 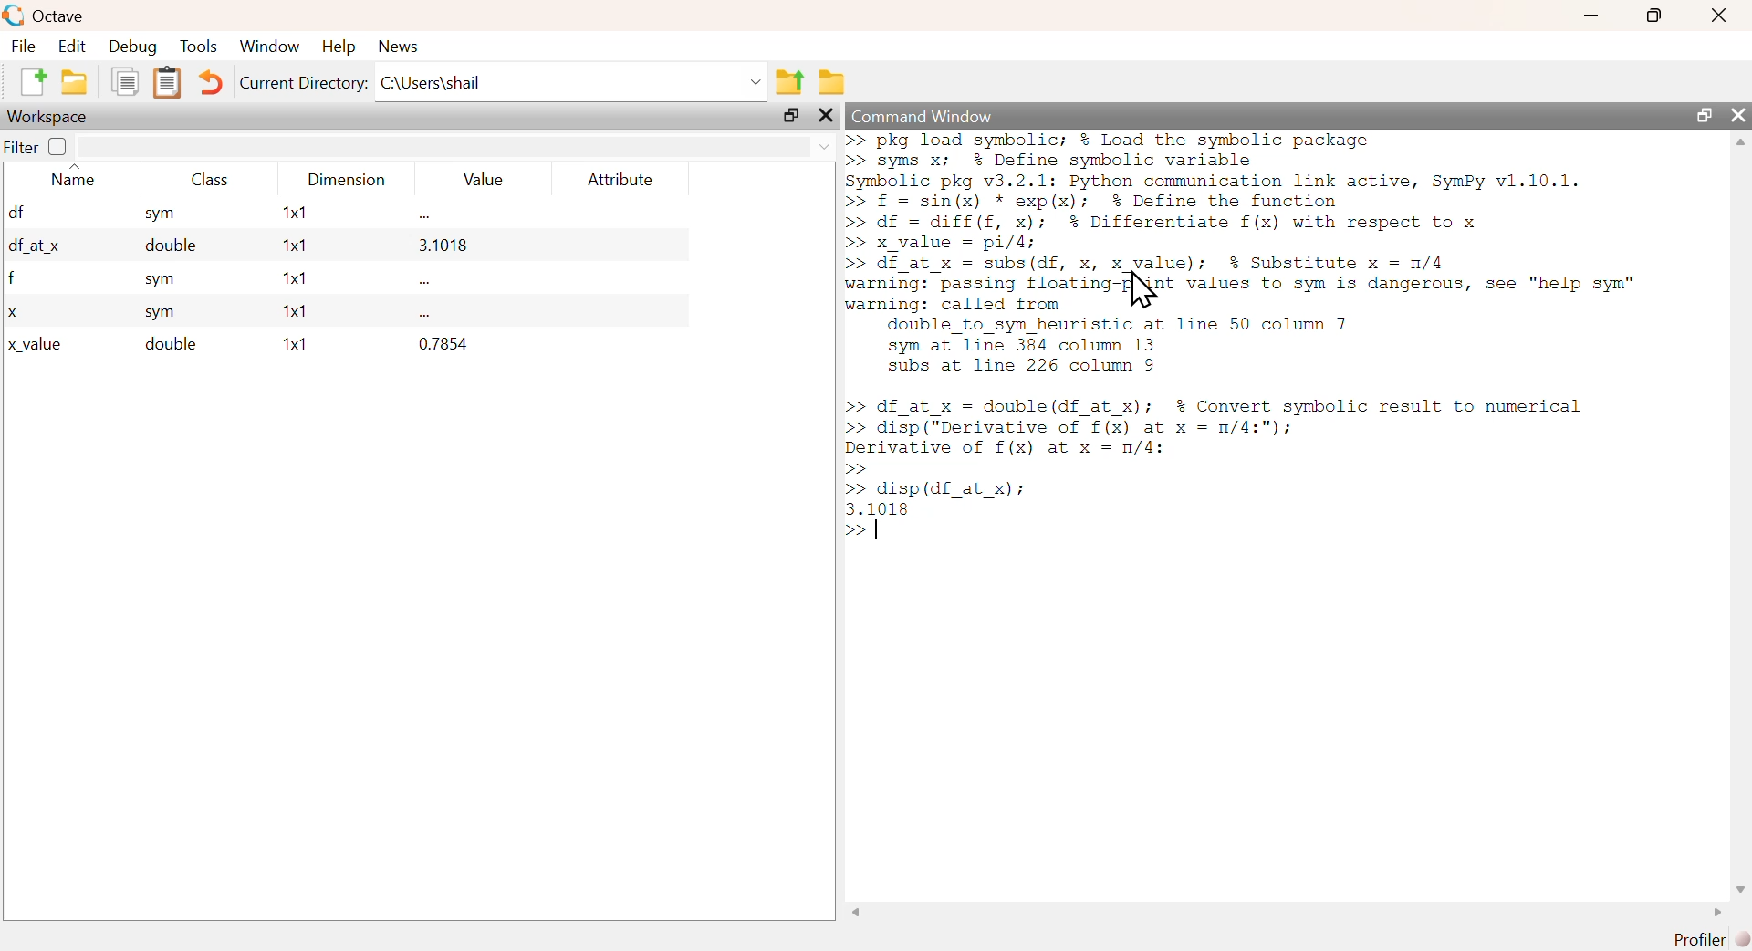 What do you see at coordinates (35, 248) in the screenshot?
I see `df_at x` at bounding box center [35, 248].